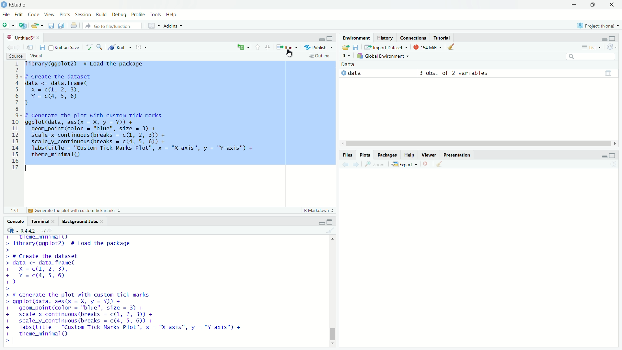 The width and height of the screenshot is (622, 350). Describe the element at coordinates (38, 25) in the screenshot. I see `open an existing file` at that location.